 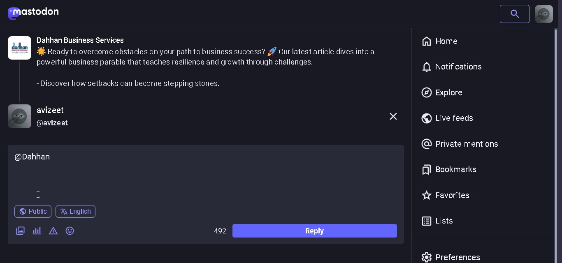 I want to click on private mentions, so click(x=460, y=143).